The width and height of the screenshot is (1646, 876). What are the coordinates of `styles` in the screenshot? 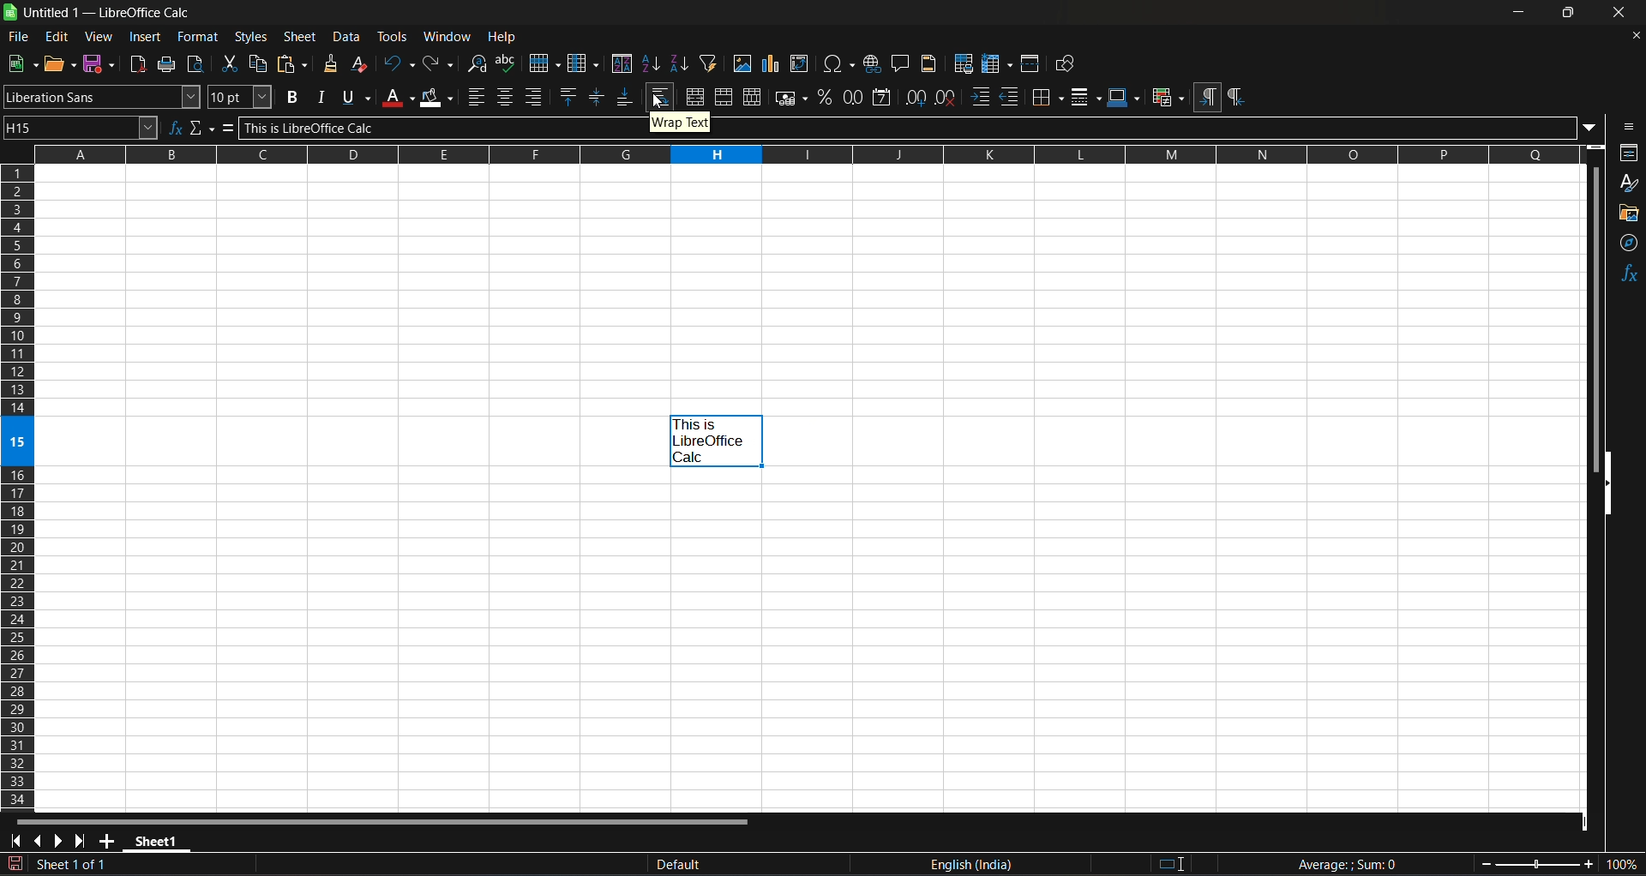 It's located at (255, 37).